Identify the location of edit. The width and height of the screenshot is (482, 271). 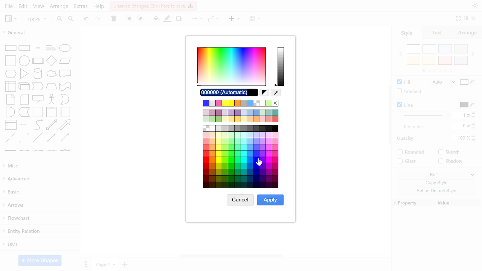
(23, 6).